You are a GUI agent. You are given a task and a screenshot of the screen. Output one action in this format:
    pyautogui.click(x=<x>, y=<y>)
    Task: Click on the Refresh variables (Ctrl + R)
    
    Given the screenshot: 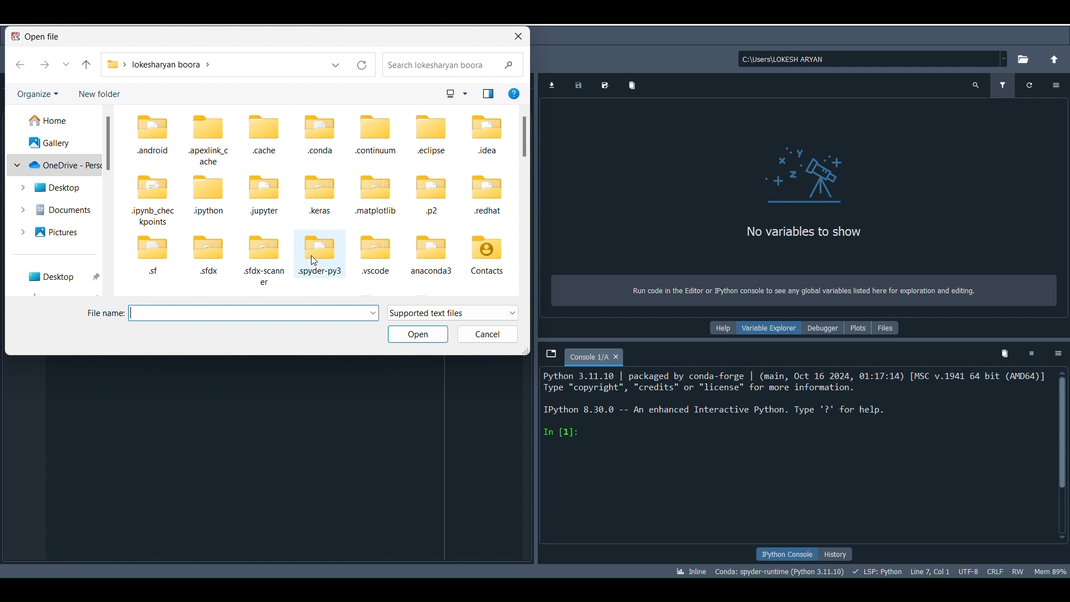 What is the action you would take?
    pyautogui.click(x=1027, y=86)
    